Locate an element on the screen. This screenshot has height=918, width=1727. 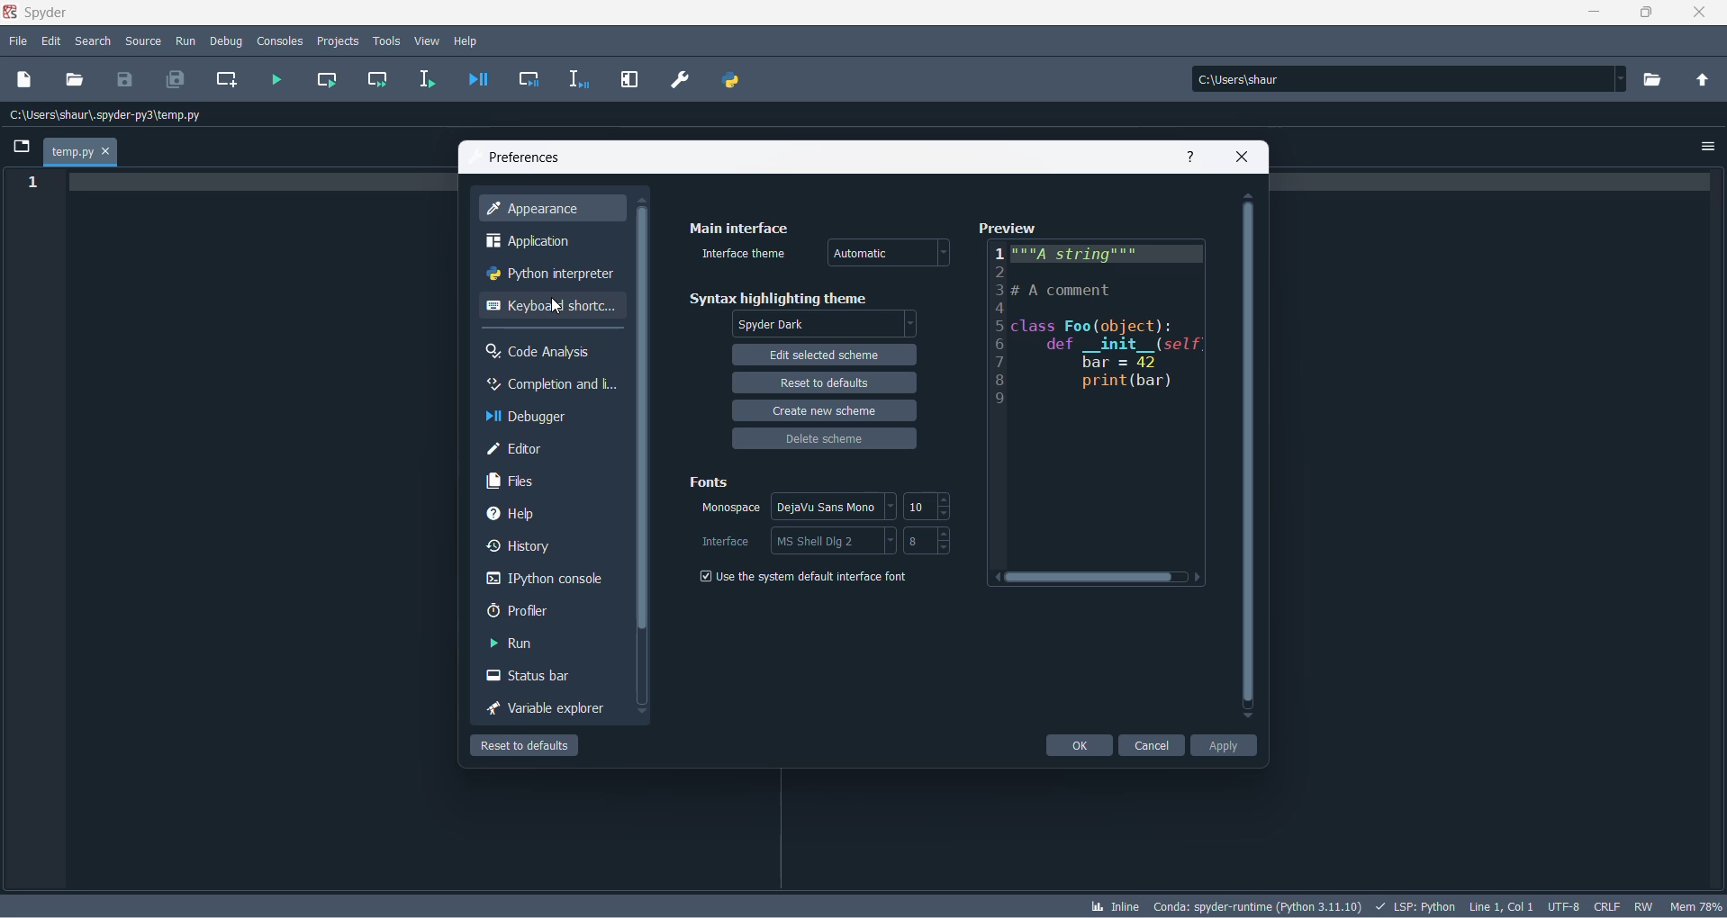
increment is located at coordinates (942, 534).